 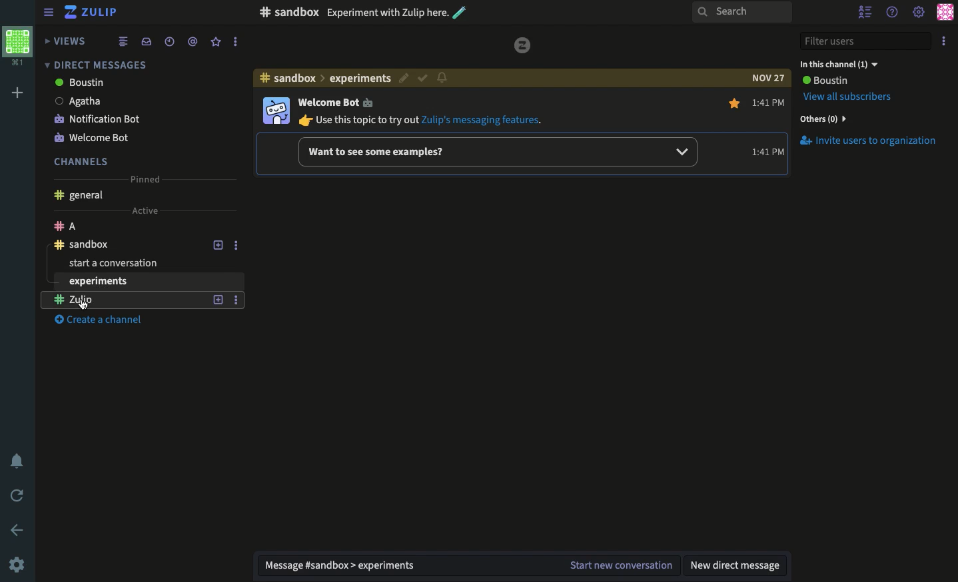 What do you see at coordinates (17, 564) in the screenshot?
I see `Settings` at bounding box center [17, 564].